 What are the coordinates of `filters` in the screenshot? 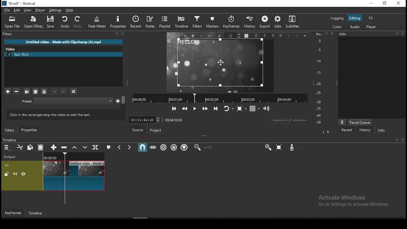 It's located at (197, 23).